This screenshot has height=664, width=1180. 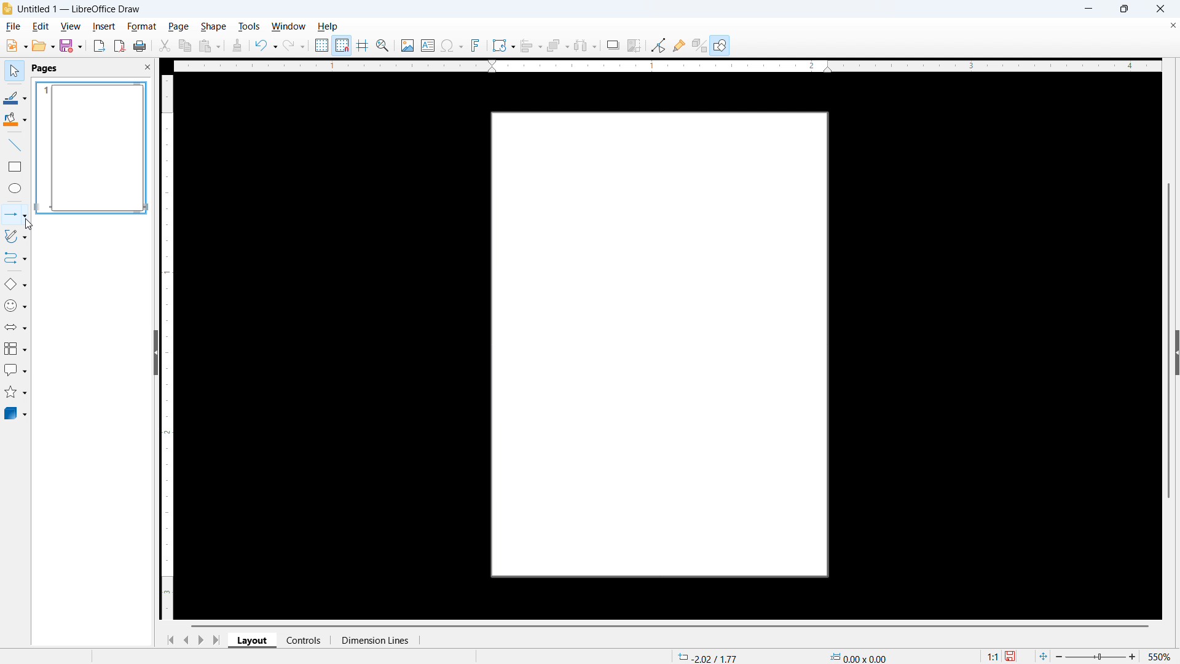 What do you see at coordinates (383, 45) in the screenshot?
I see `Zoom ` at bounding box center [383, 45].